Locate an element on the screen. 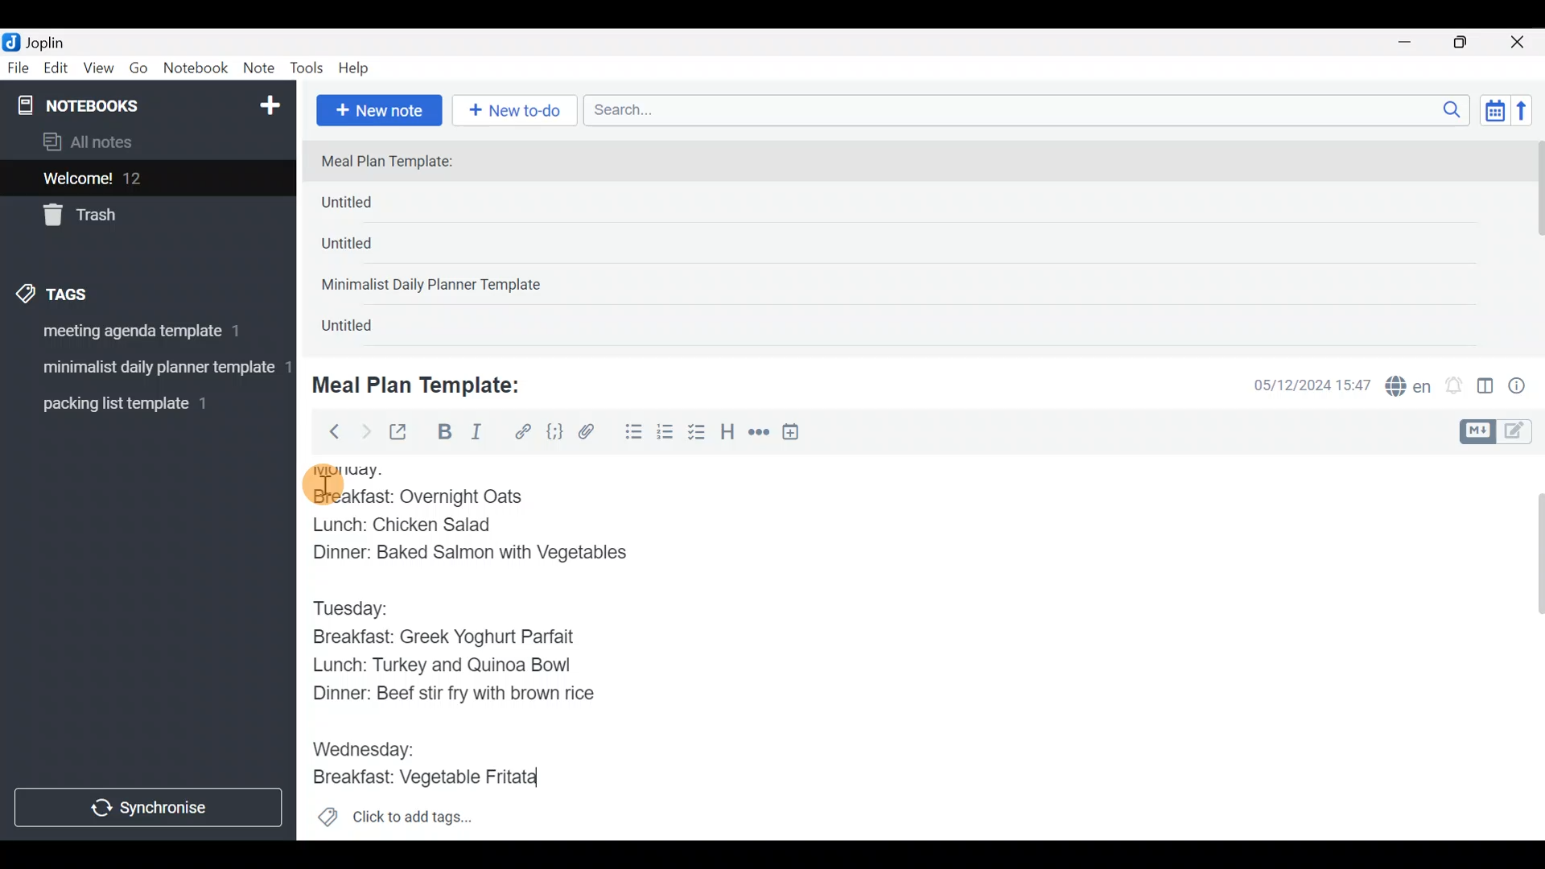  Tags is located at coordinates (90, 291).